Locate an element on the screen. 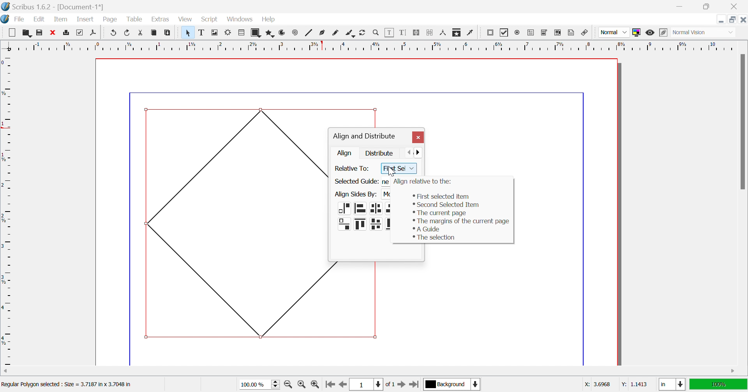 This screenshot has width=748, height=392. Link Annotation is located at coordinates (585, 33).